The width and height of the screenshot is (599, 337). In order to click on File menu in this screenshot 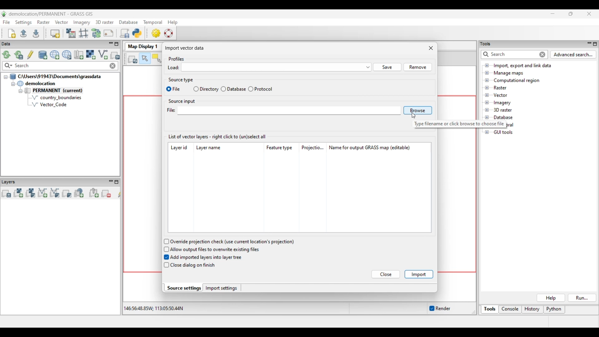, I will do `click(7, 22)`.